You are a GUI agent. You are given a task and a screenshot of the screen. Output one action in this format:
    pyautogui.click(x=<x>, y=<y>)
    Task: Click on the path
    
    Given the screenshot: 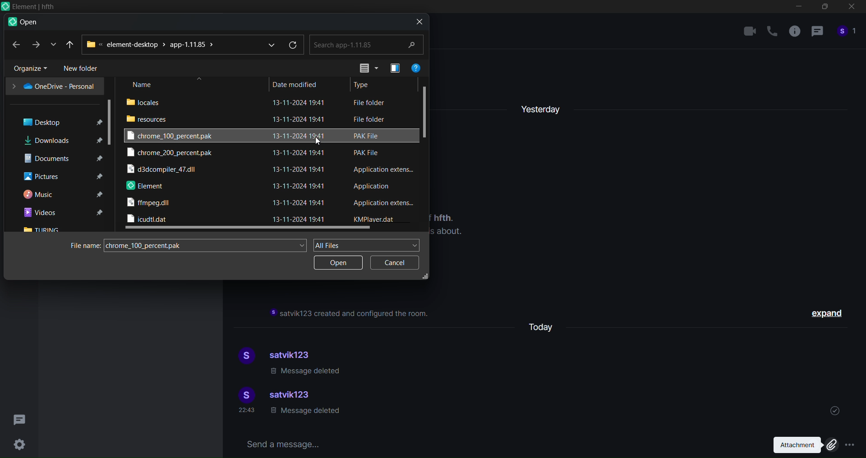 What is the action you would take?
    pyautogui.click(x=152, y=44)
    